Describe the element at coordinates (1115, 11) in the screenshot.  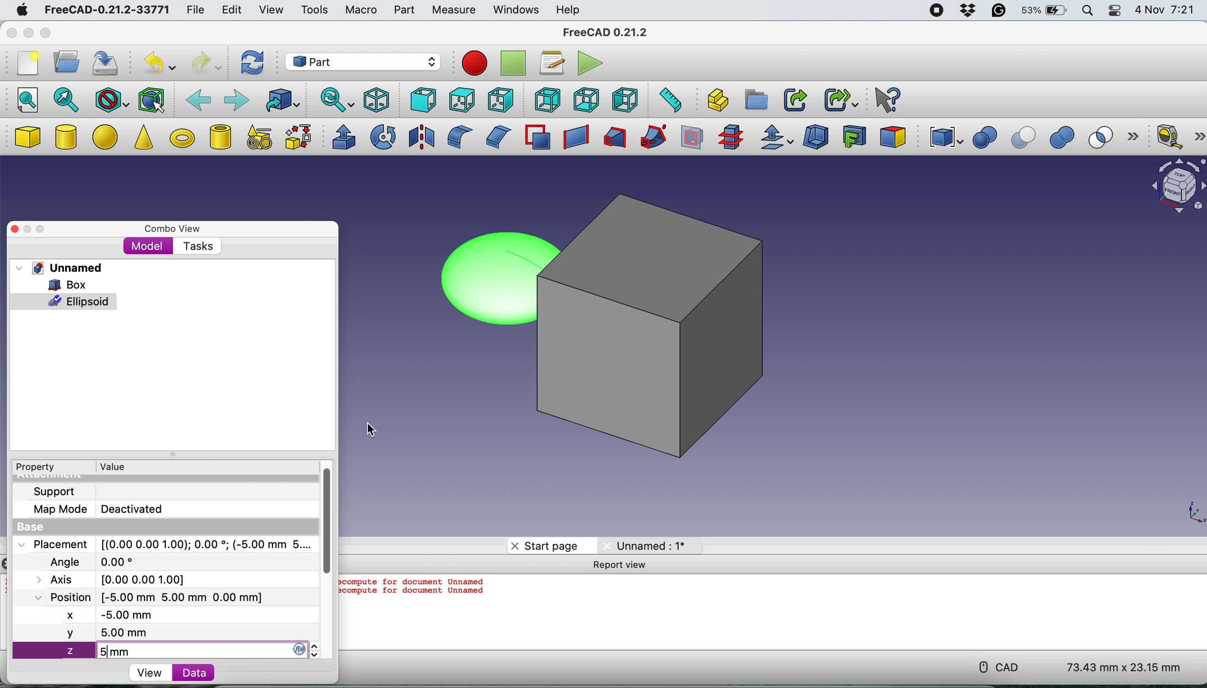
I see `control center` at that location.